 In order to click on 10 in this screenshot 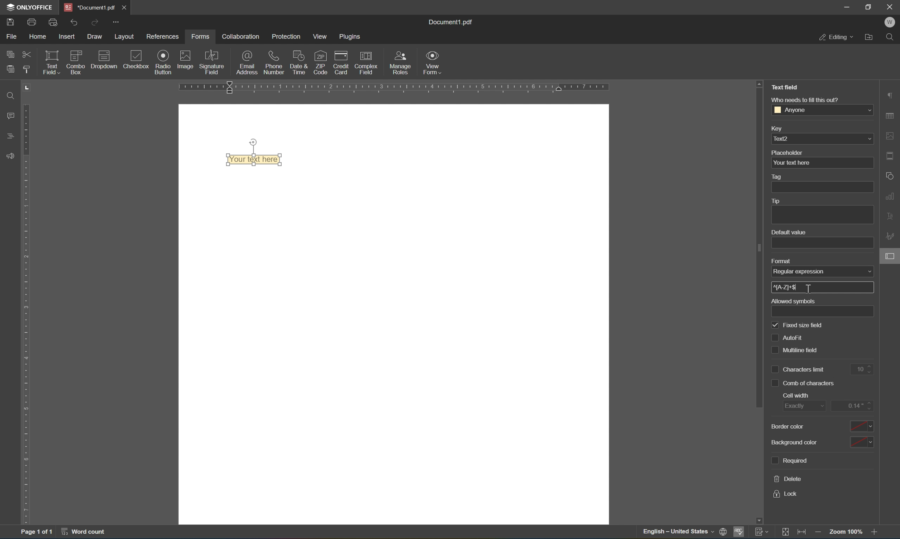, I will do `click(862, 369)`.